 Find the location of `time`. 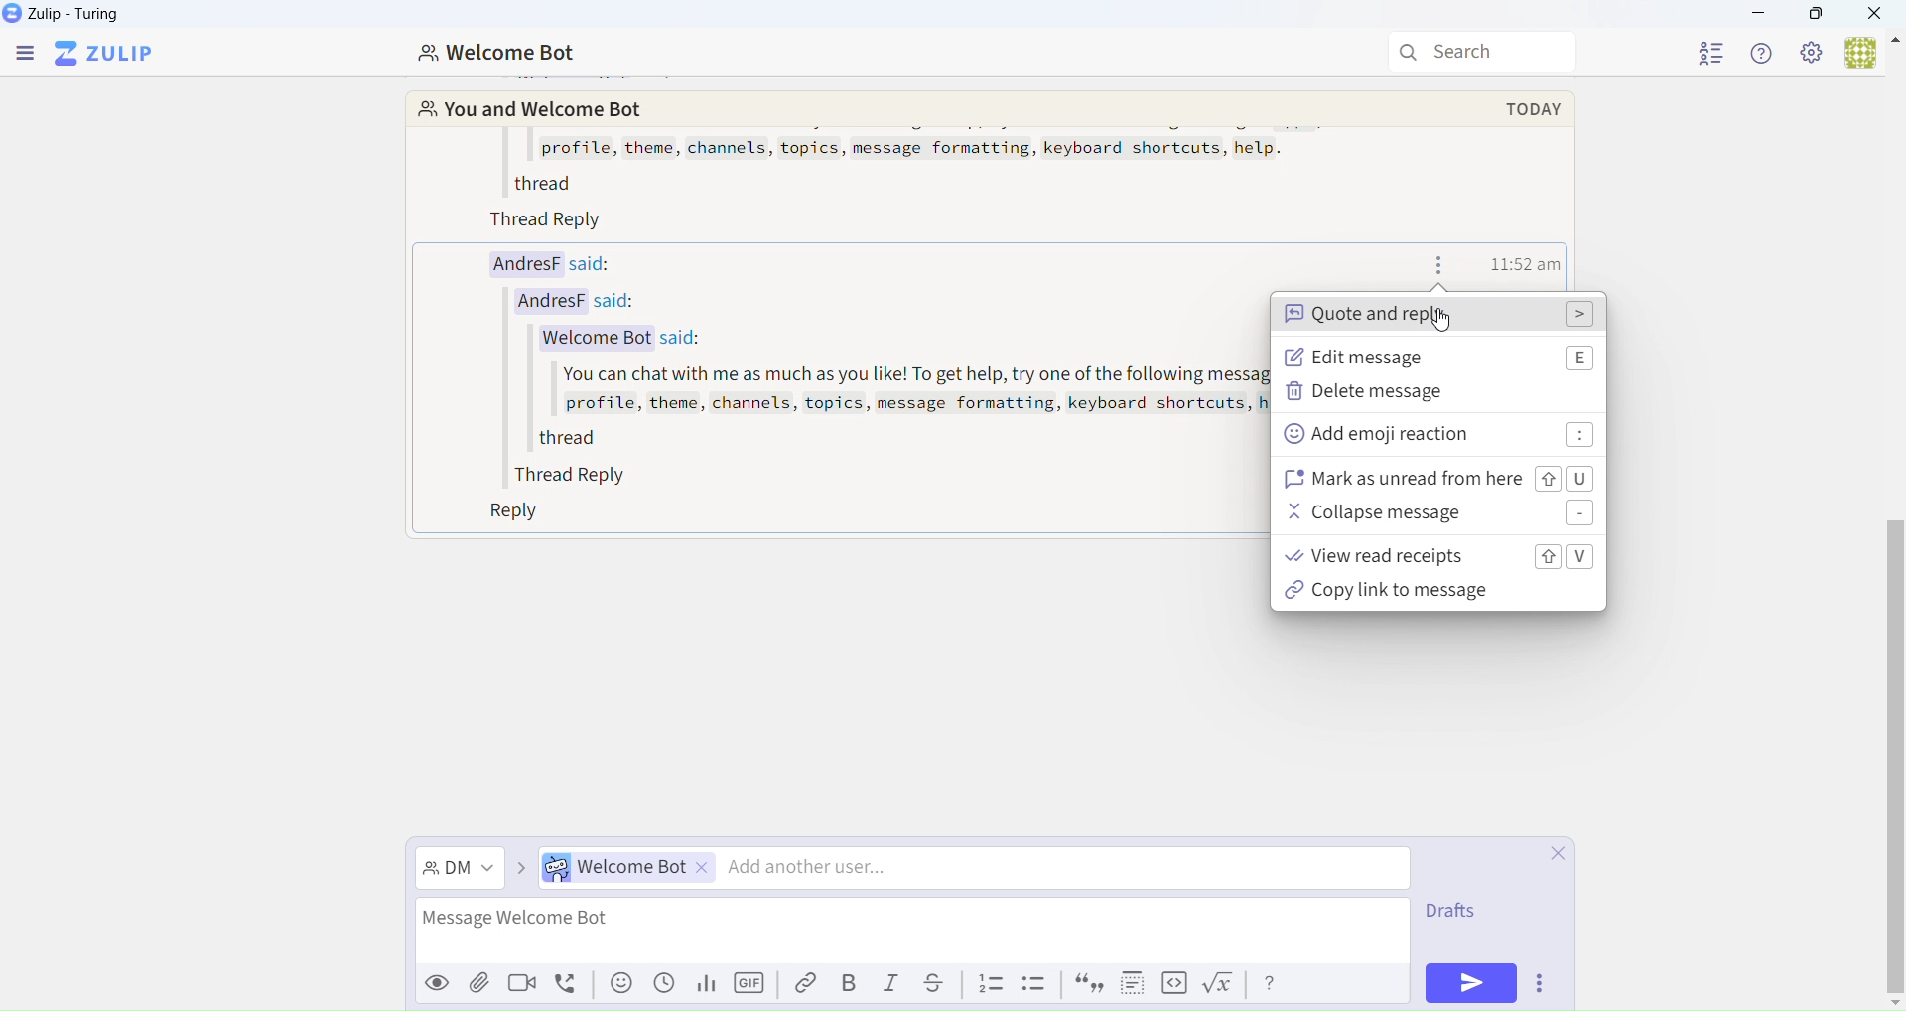

time is located at coordinates (1527, 262).